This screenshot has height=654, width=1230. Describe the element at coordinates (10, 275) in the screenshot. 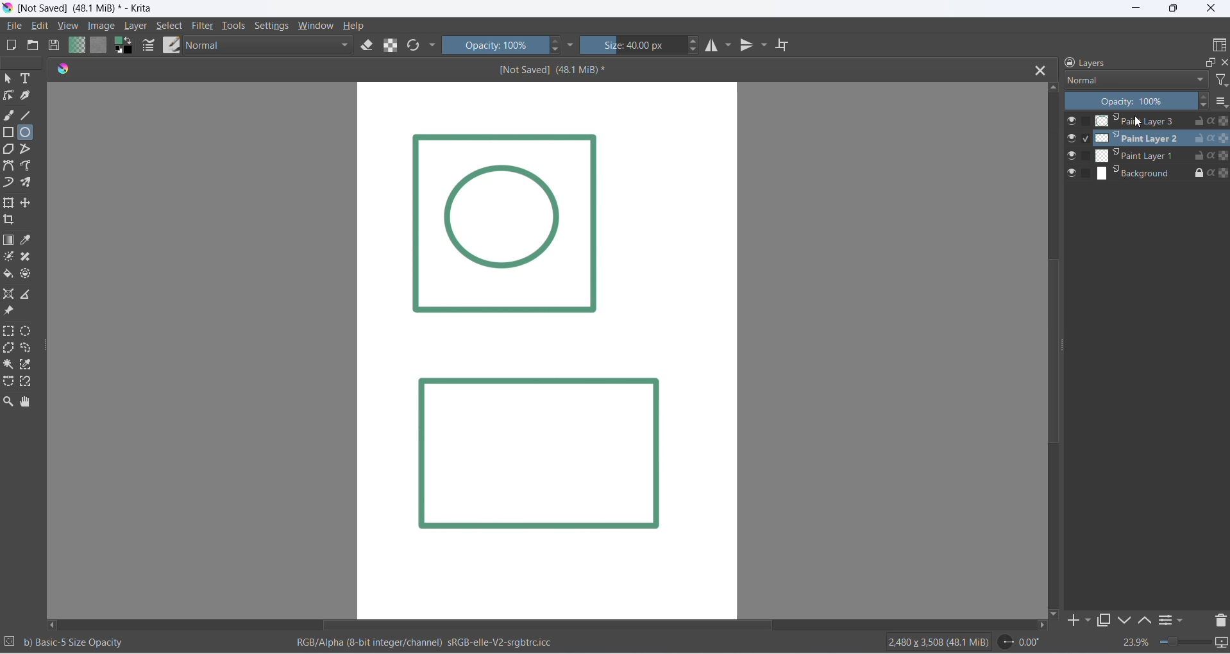

I see `fill color` at that location.